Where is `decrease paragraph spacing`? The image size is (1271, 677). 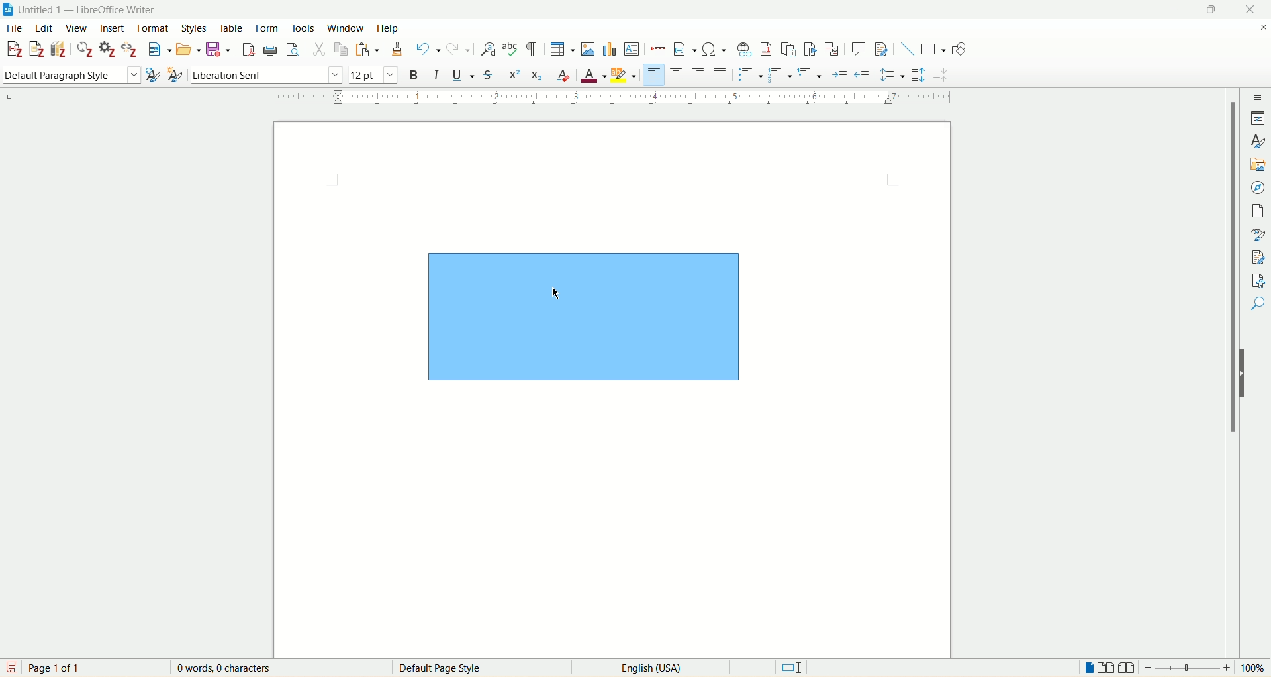
decrease paragraph spacing is located at coordinates (941, 76).